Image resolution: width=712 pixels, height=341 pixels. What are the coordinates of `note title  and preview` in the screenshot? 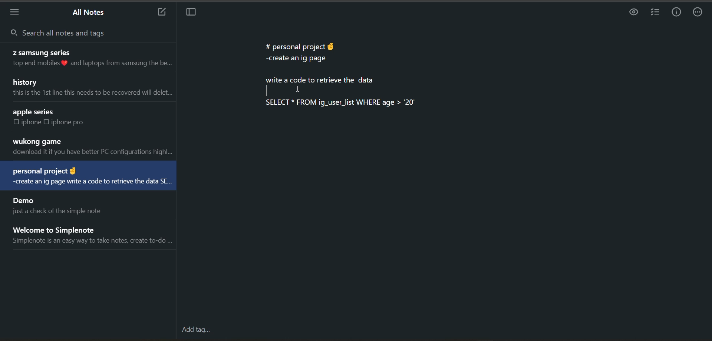 It's located at (56, 205).